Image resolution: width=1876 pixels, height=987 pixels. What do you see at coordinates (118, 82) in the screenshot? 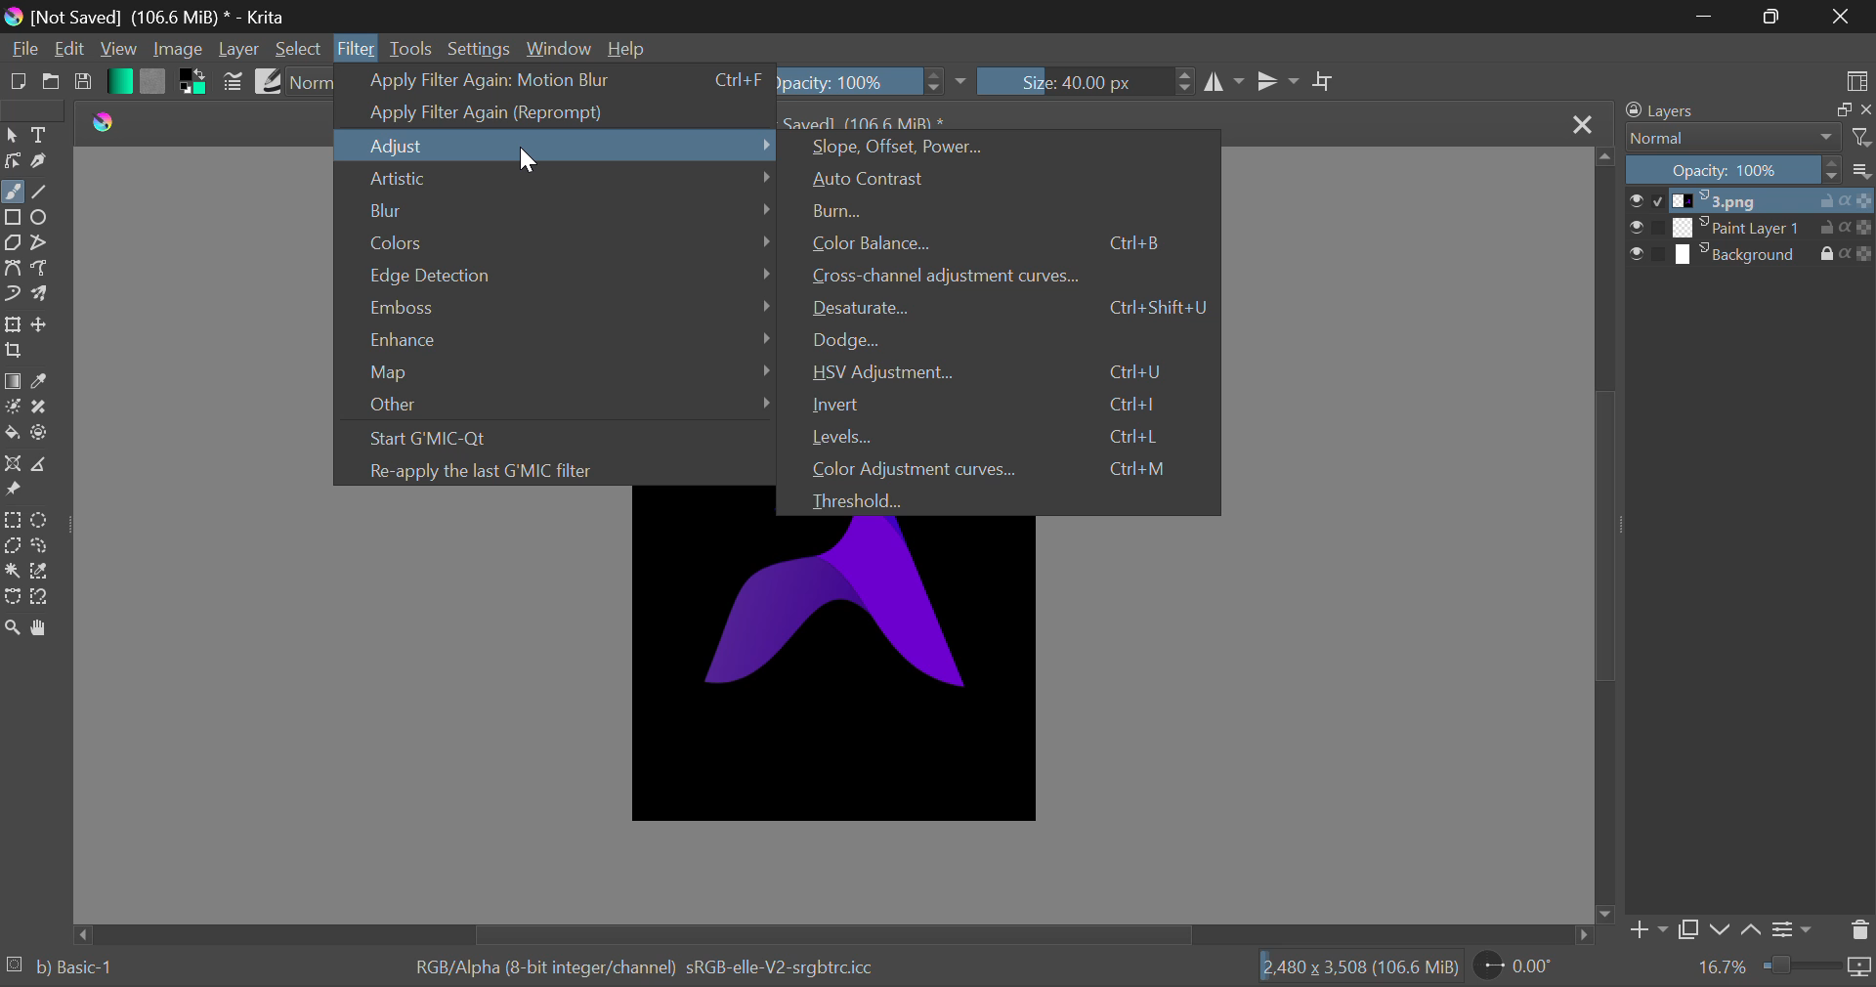
I see `Gradient` at bounding box center [118, 82].